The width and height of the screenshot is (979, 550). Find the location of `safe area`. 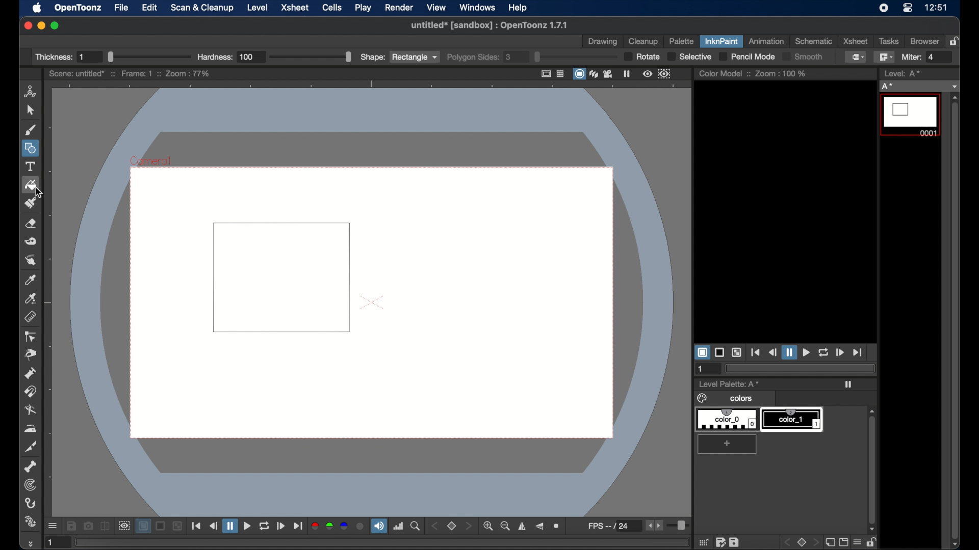

safe area is located at coordinates (545, 73).